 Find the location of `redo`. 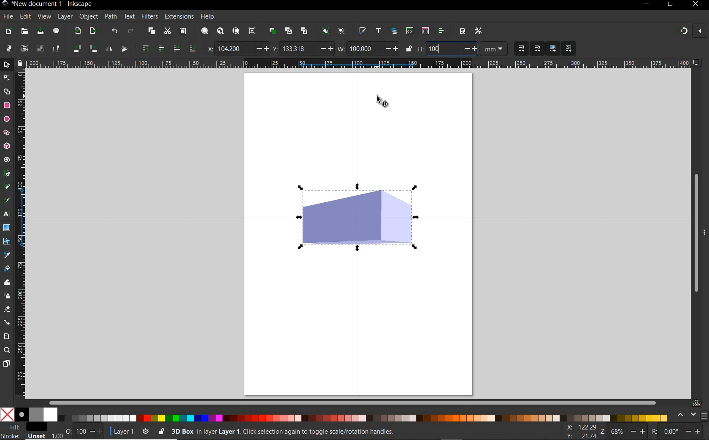

redo is located at coordinates (131, 30).